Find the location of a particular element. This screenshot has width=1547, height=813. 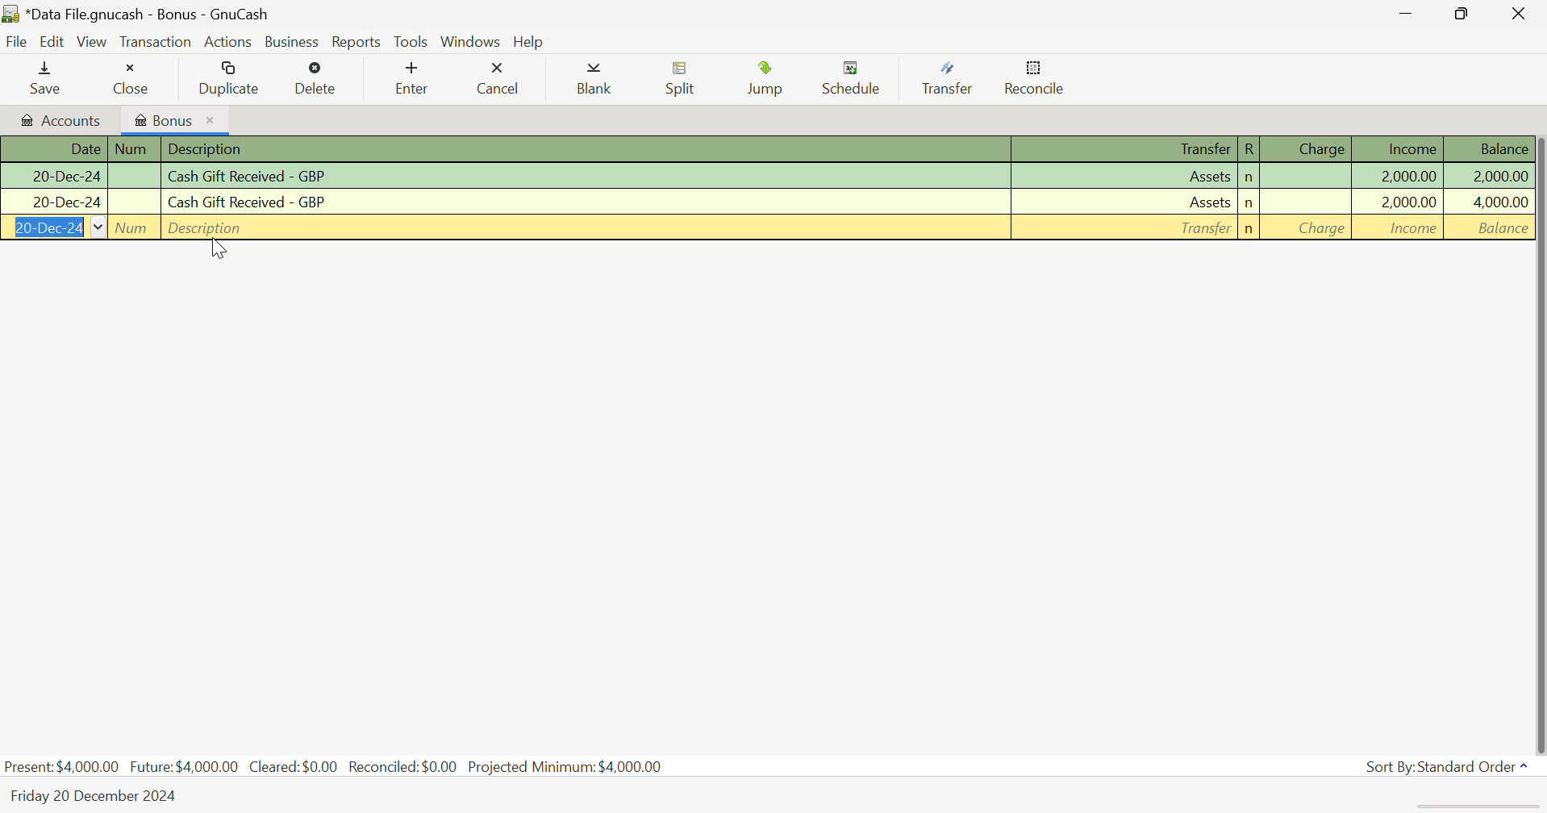

Sort By: Standard Order is located at coordinates (1449, 767).